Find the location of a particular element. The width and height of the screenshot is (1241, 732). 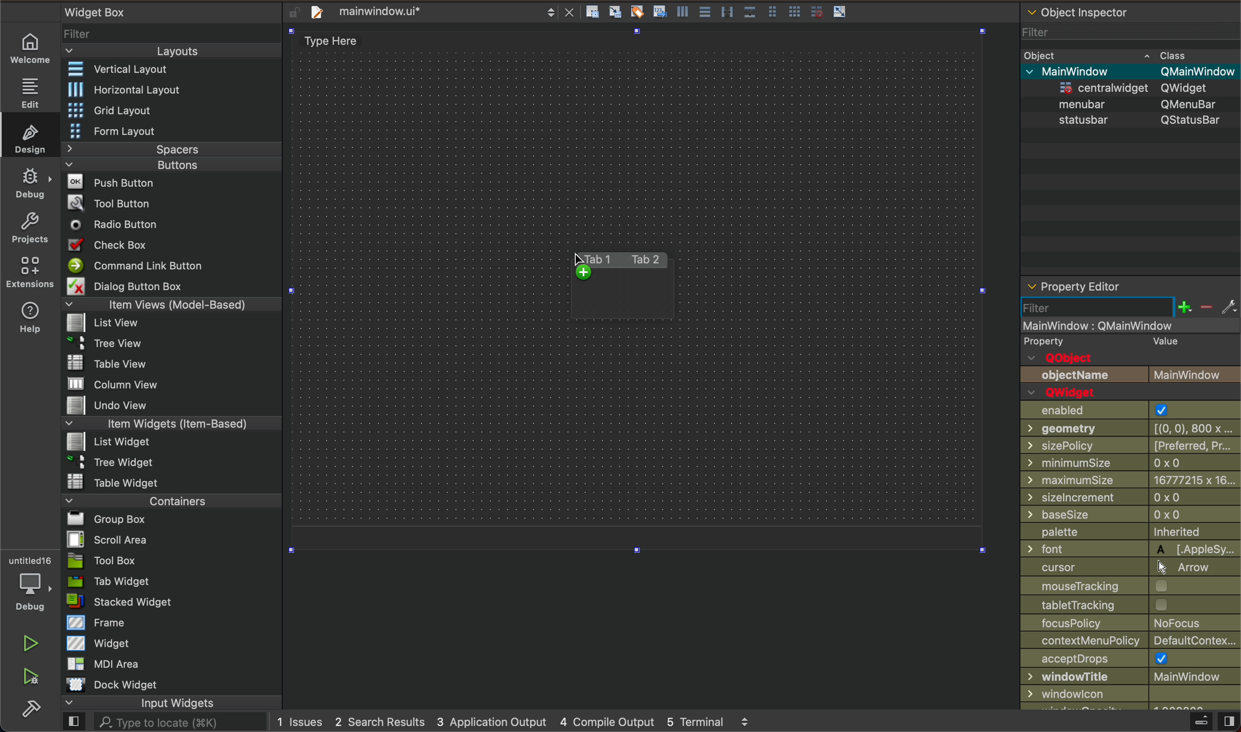

 Form Layout is located at coordinates (114, 131).